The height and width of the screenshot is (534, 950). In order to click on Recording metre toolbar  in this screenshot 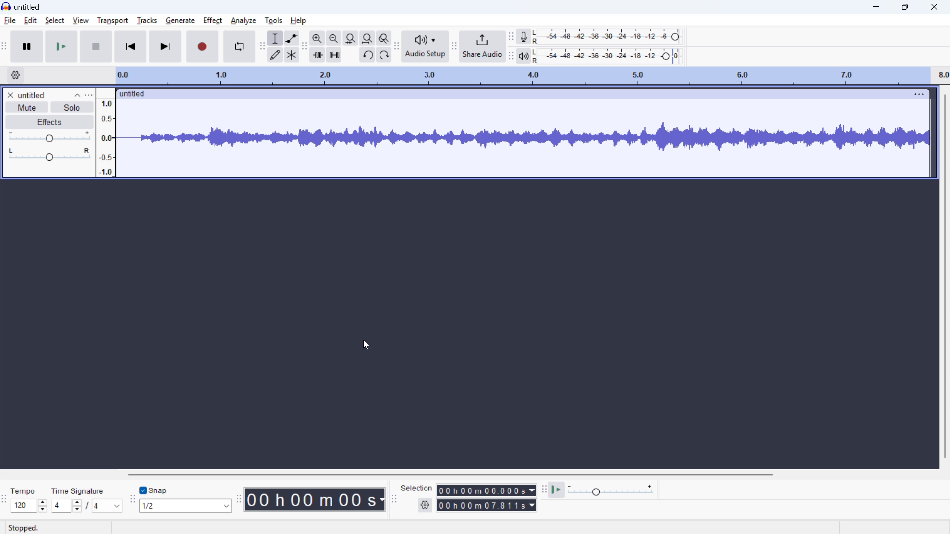, I will do `click(511, 36)`.